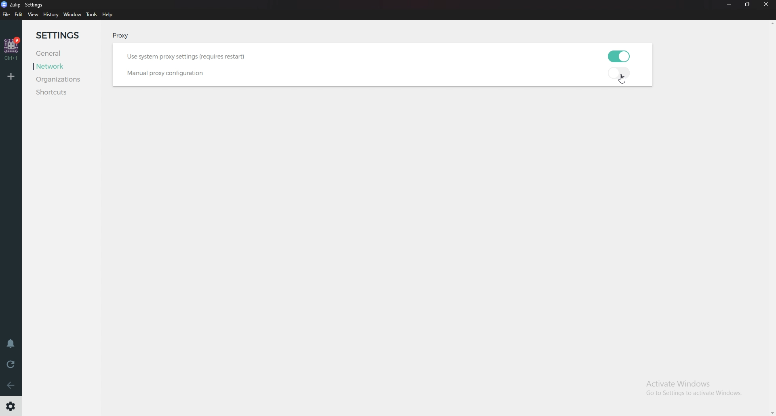 This screenshot has height=416, width=776. What do you see at coordinates (767, 7) in the screenshot?
I see `Close` at bounding box center [767, 7].